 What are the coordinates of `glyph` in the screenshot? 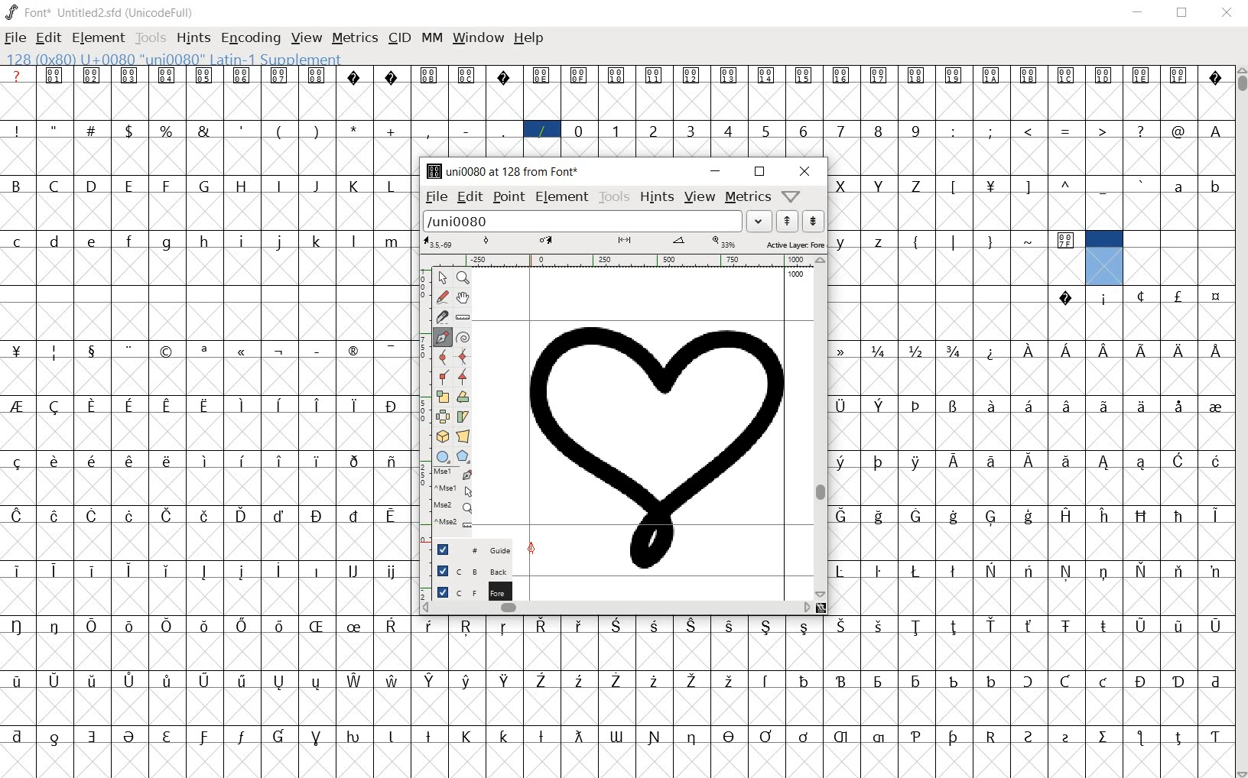 It's located at (204, 680).